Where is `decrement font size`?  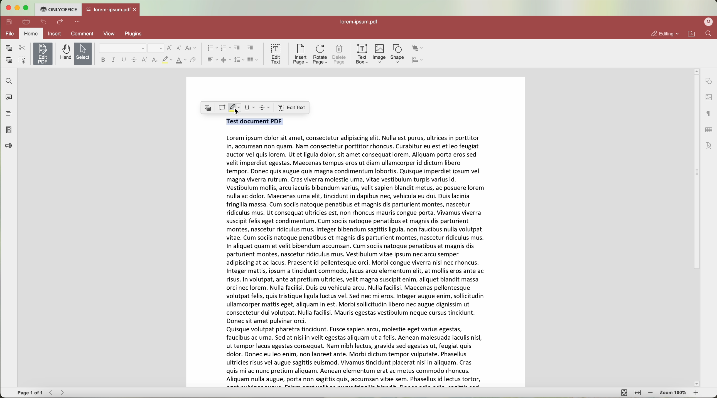 decrement font size is located at coordinates (180, 48).